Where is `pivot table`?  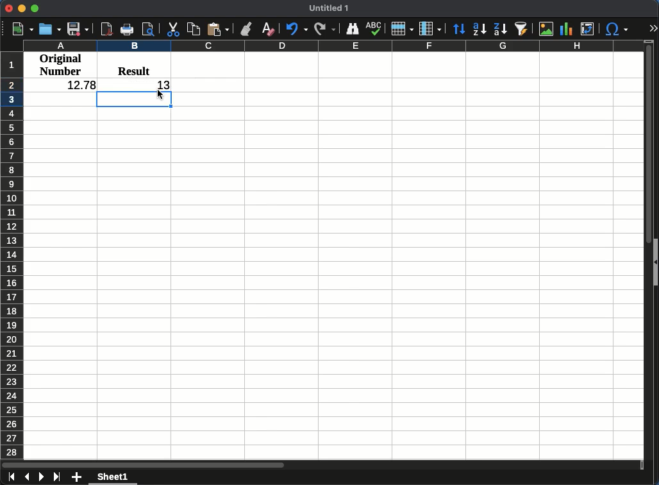
pivot table is located at coordinates (588, 28).